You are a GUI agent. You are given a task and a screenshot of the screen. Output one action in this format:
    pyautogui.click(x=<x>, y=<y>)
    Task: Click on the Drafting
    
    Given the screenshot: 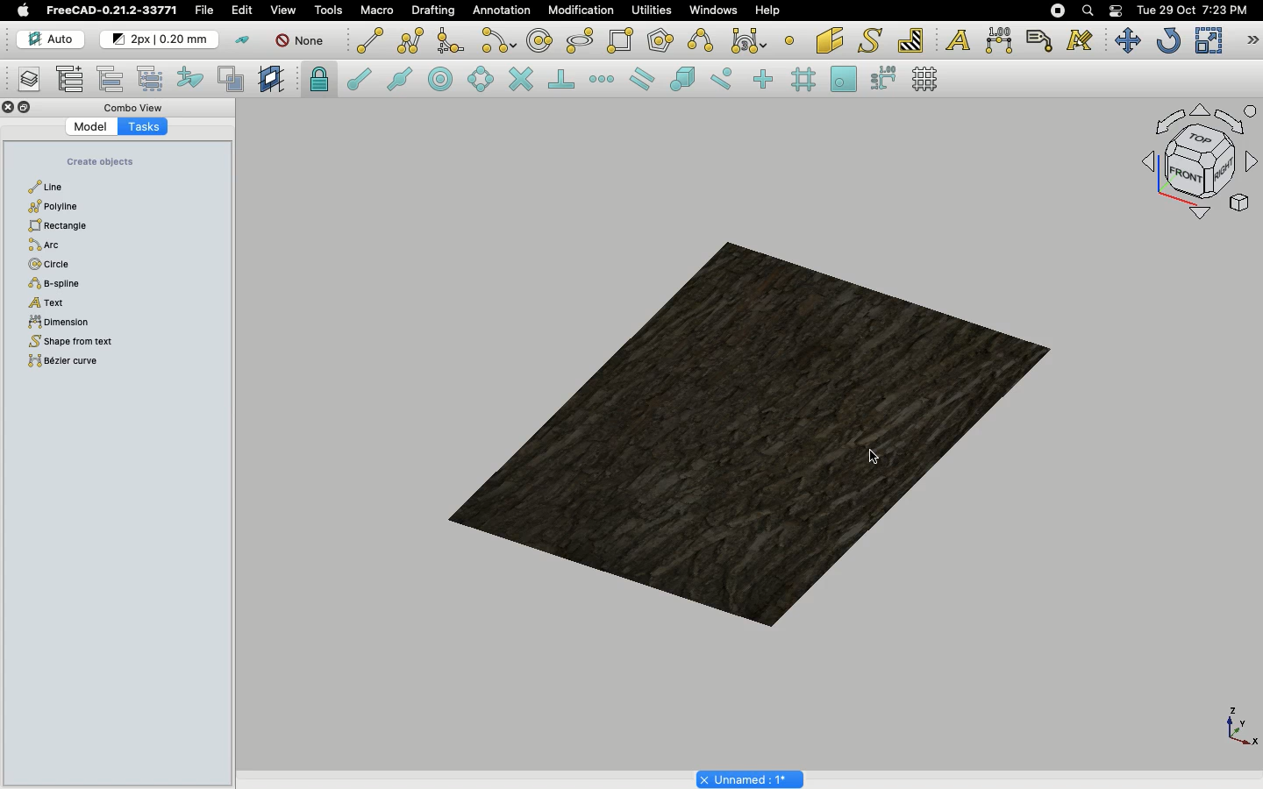 What is the action you would take?
    pyautogui.click(x=434, y=11)
    